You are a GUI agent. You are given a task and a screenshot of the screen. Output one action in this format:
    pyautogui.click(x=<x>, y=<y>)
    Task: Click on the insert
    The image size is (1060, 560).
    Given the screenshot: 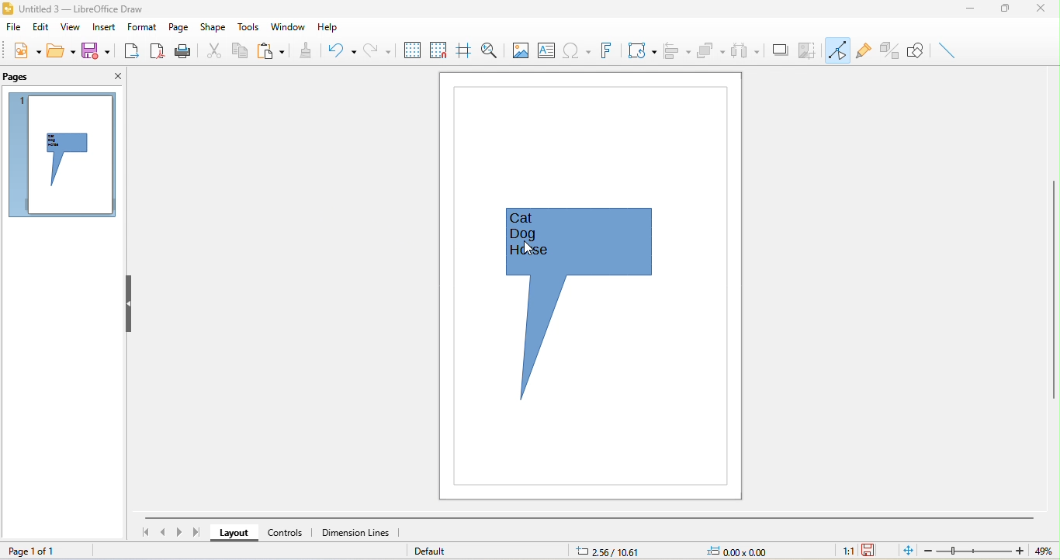 What is the action you would take?
    pyautogui.click(x=103, y=27)
    